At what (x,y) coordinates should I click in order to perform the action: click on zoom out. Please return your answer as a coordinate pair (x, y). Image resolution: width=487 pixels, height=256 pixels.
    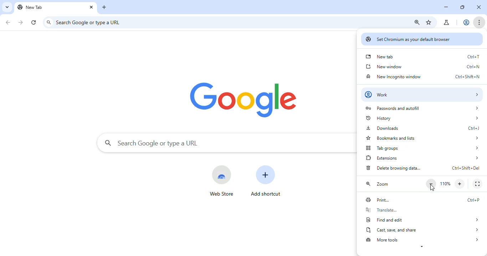
    Looking at the image, I should click on (431, 183).